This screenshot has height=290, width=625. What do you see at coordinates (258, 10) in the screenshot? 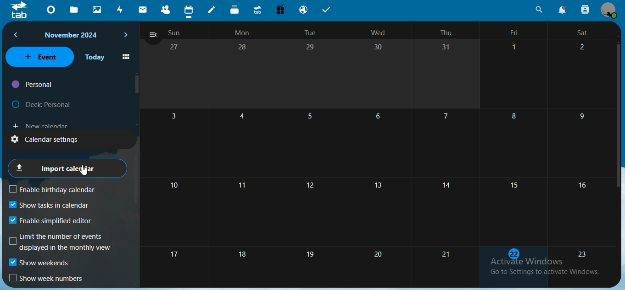
I see `upgrade` at bounding box center [258, 10].